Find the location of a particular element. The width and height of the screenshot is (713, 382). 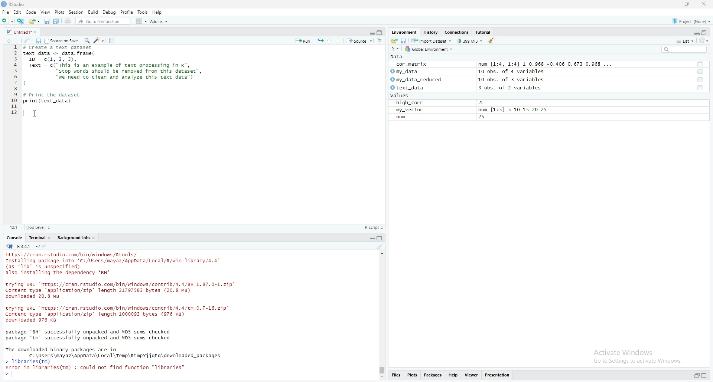

Edit is located at coordinates (17, 12).